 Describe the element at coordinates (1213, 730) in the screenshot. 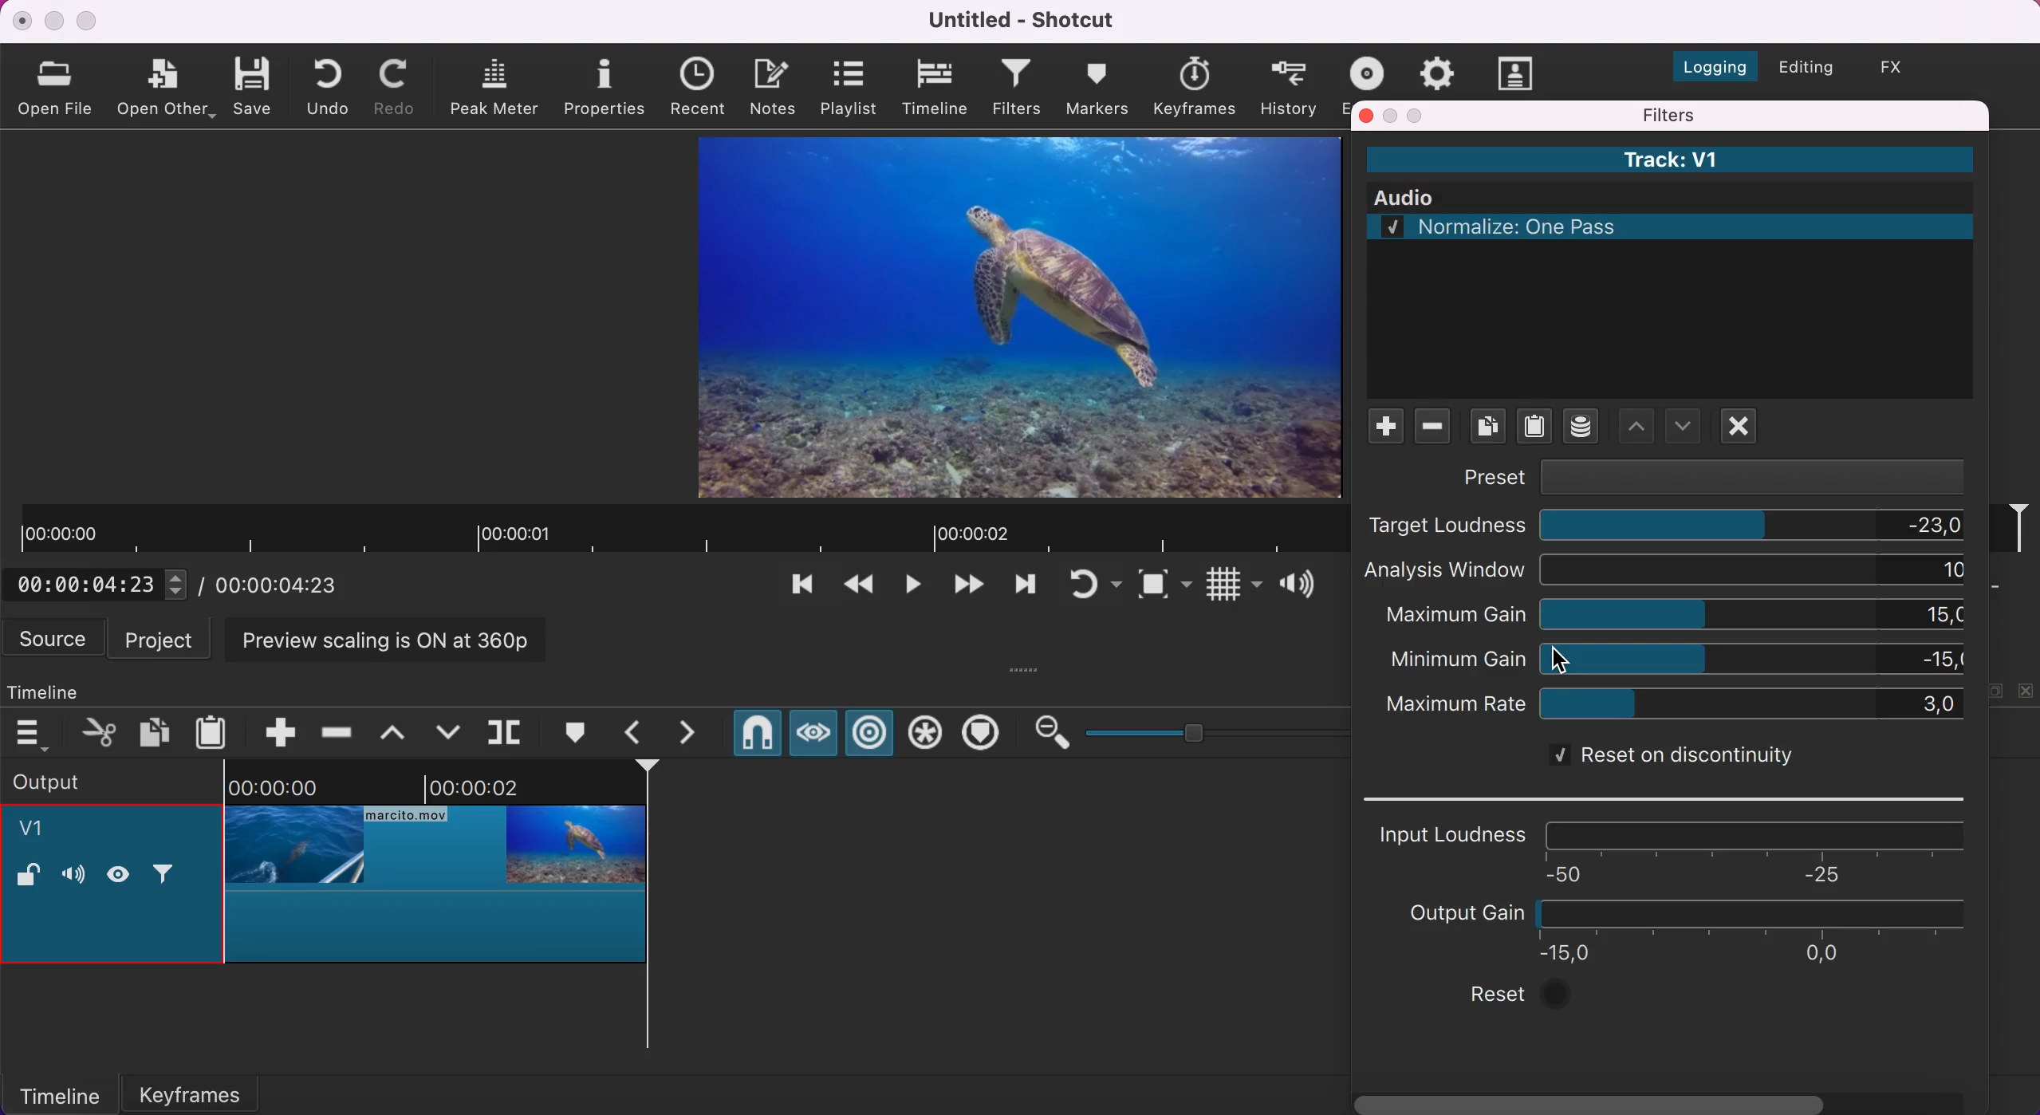

I see `zoom graduation` at that location.